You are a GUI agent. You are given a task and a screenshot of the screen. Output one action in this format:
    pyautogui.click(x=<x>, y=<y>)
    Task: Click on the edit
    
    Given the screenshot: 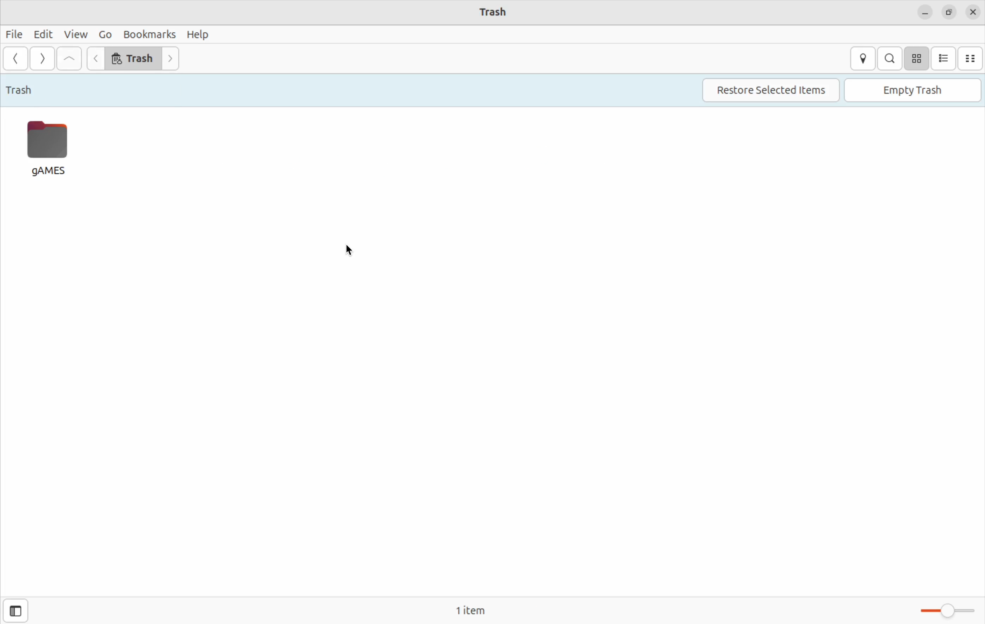 What is the action you would take?
    pyautogui.click(x=43, y=35)
    